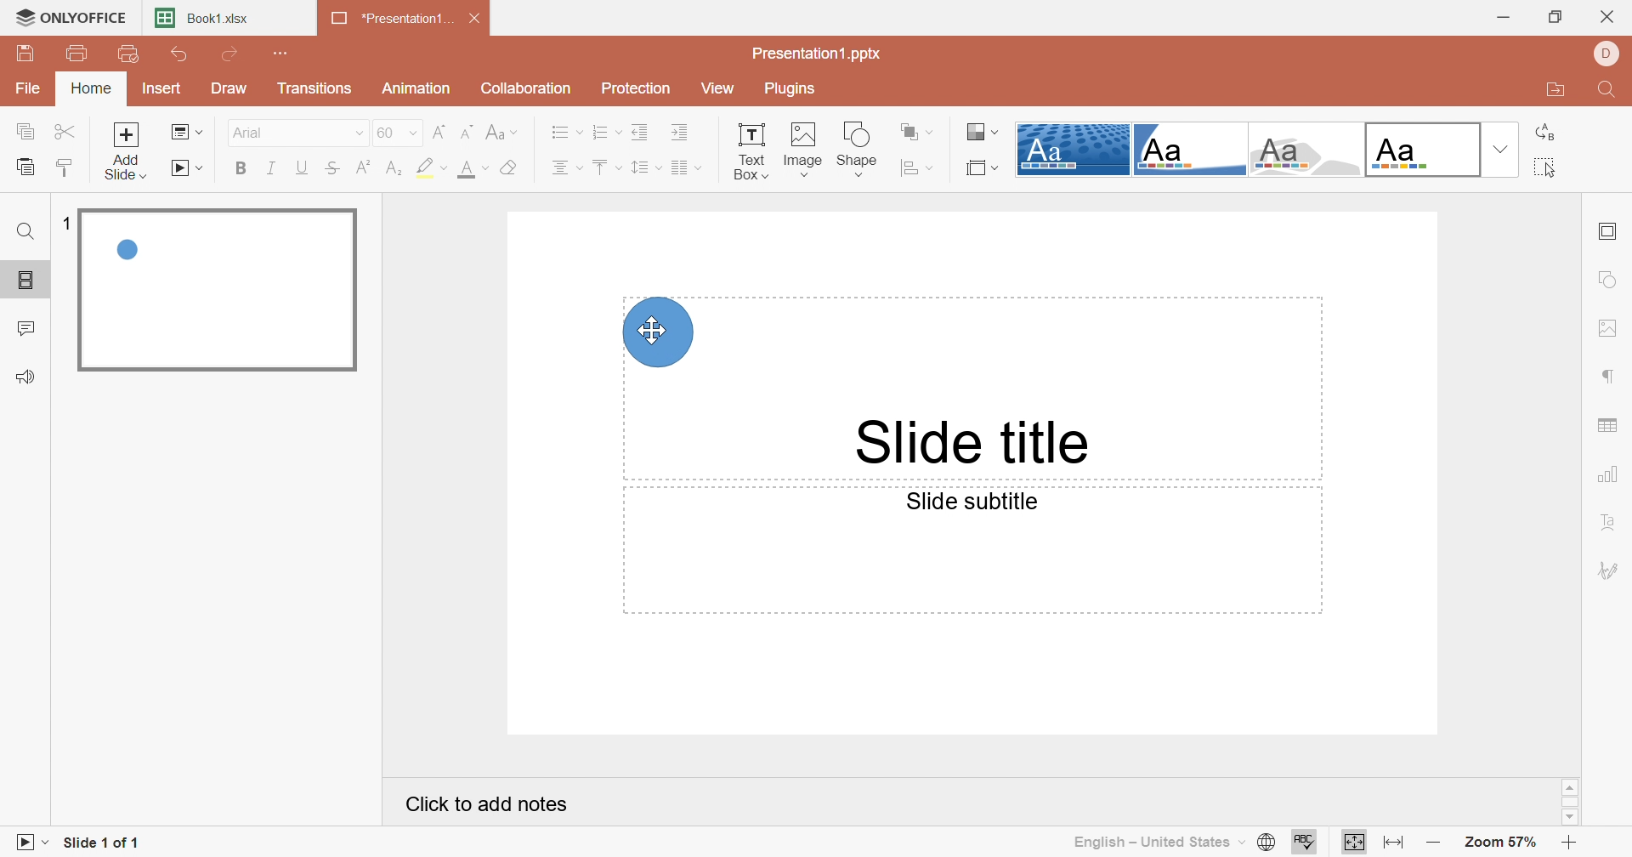 The height and width of the screenshot is (857, 1632). I want to click on Transitions, so click(320, 91).